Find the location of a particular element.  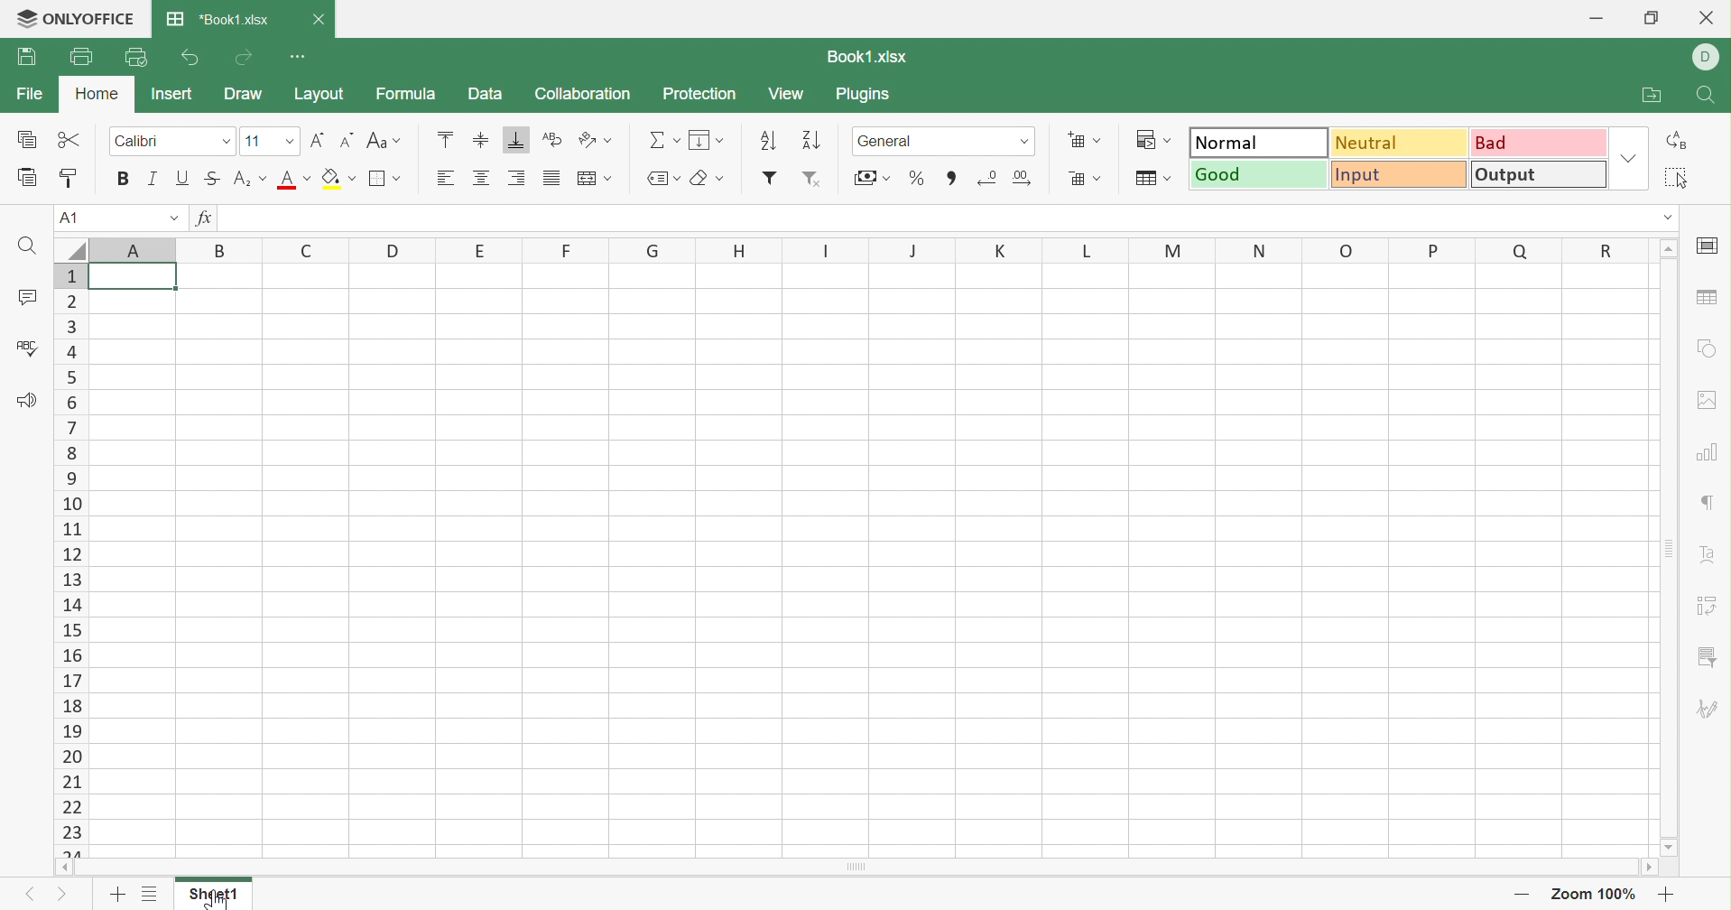

Output is located at coordinates (1539, 174).